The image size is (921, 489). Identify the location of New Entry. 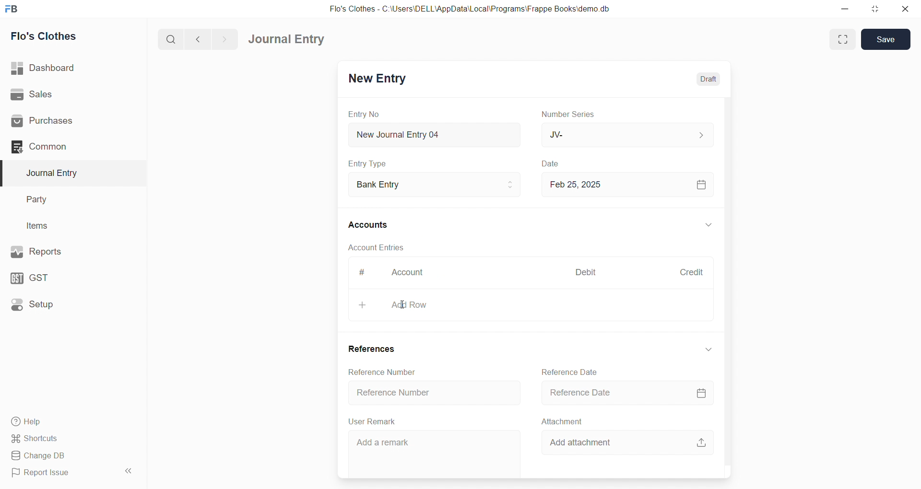
(376, 80).